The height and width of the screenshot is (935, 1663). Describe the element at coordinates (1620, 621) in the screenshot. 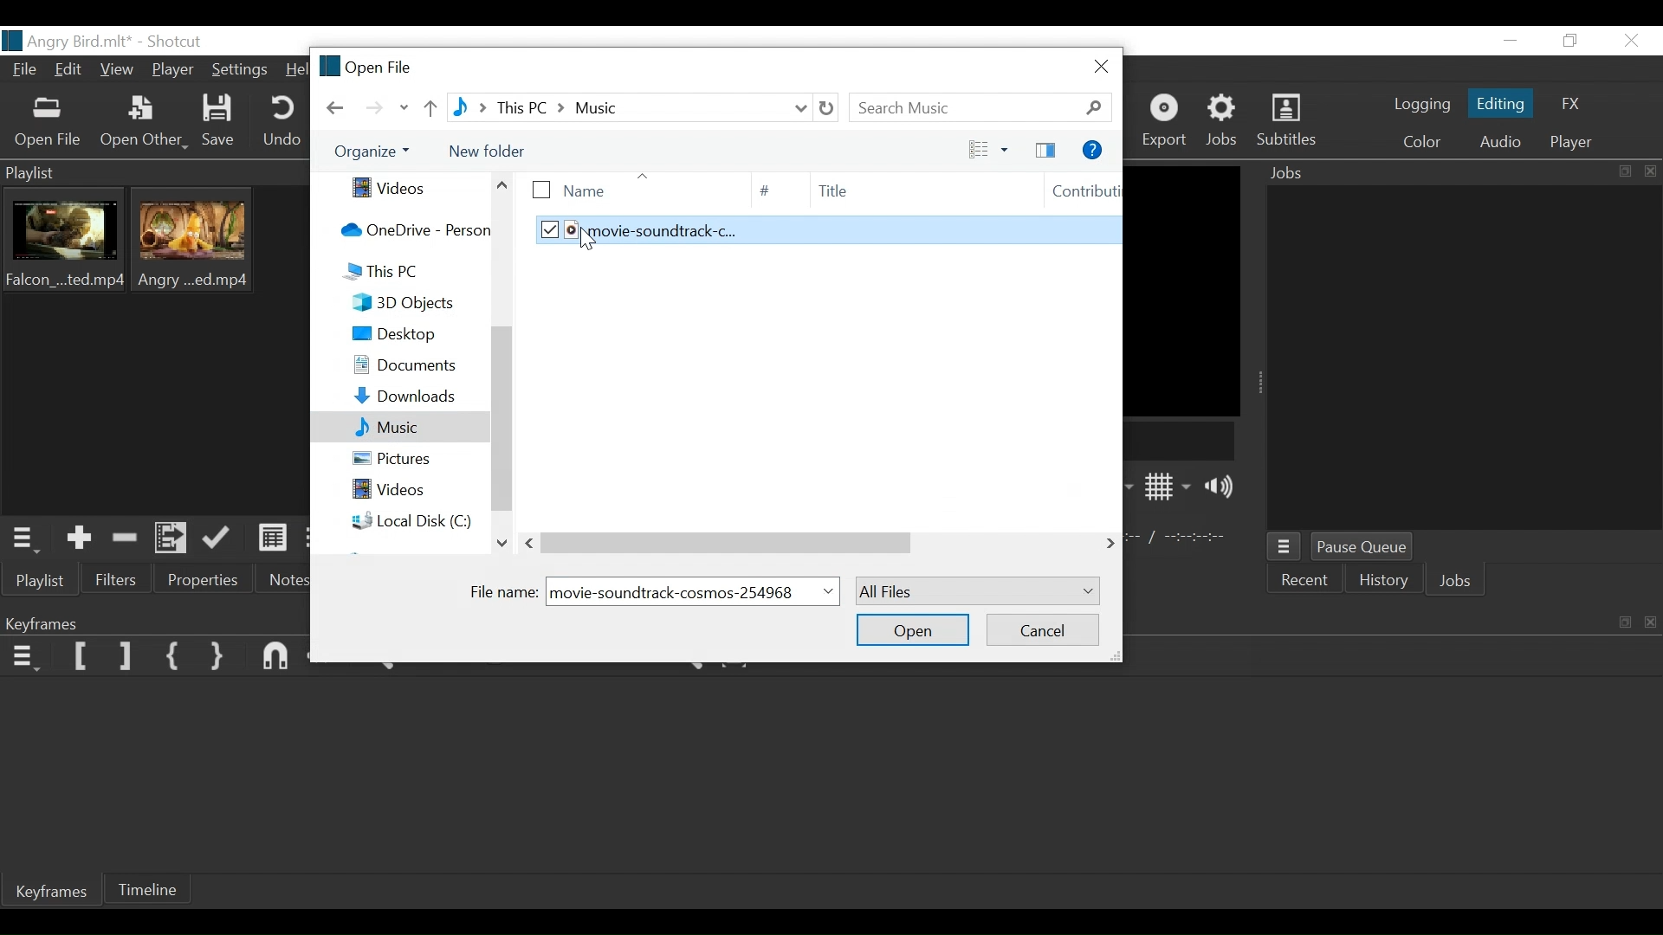

I see `minimize` at that location.